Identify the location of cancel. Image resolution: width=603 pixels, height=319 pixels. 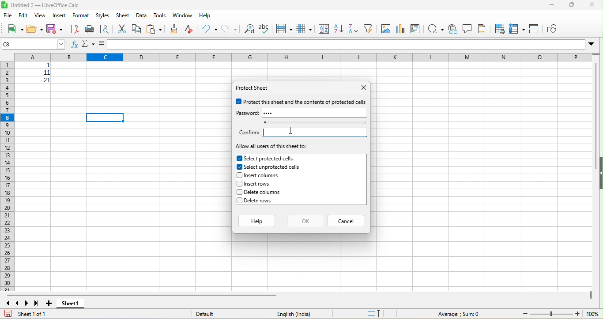
(347, 220).